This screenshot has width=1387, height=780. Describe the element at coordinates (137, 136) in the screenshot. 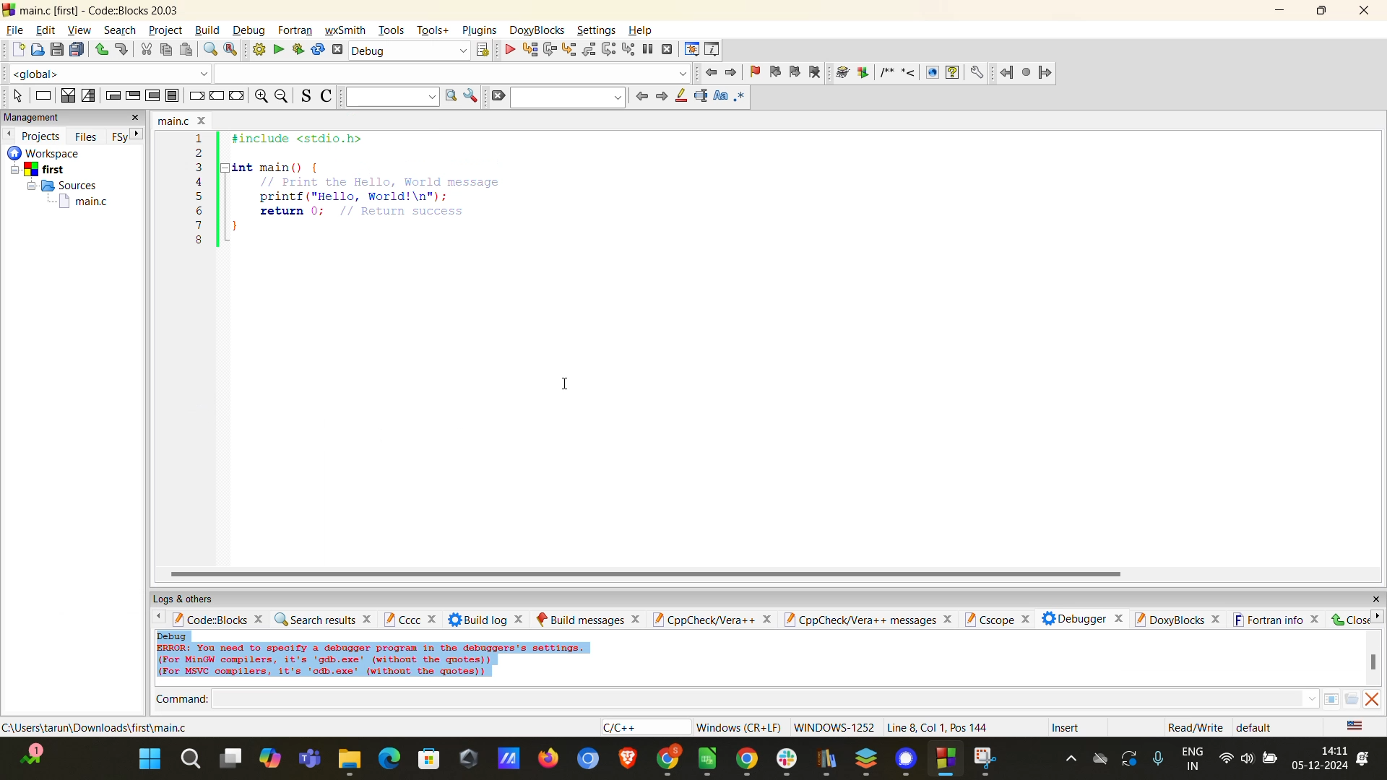

I see `next` at that location.